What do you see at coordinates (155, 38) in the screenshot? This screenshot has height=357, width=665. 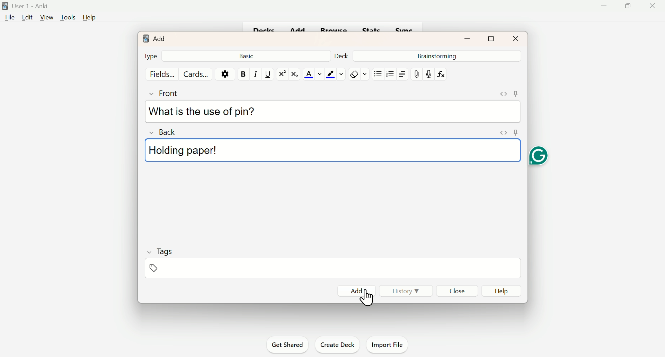 I see `Add` at bounding box center [155, 38].